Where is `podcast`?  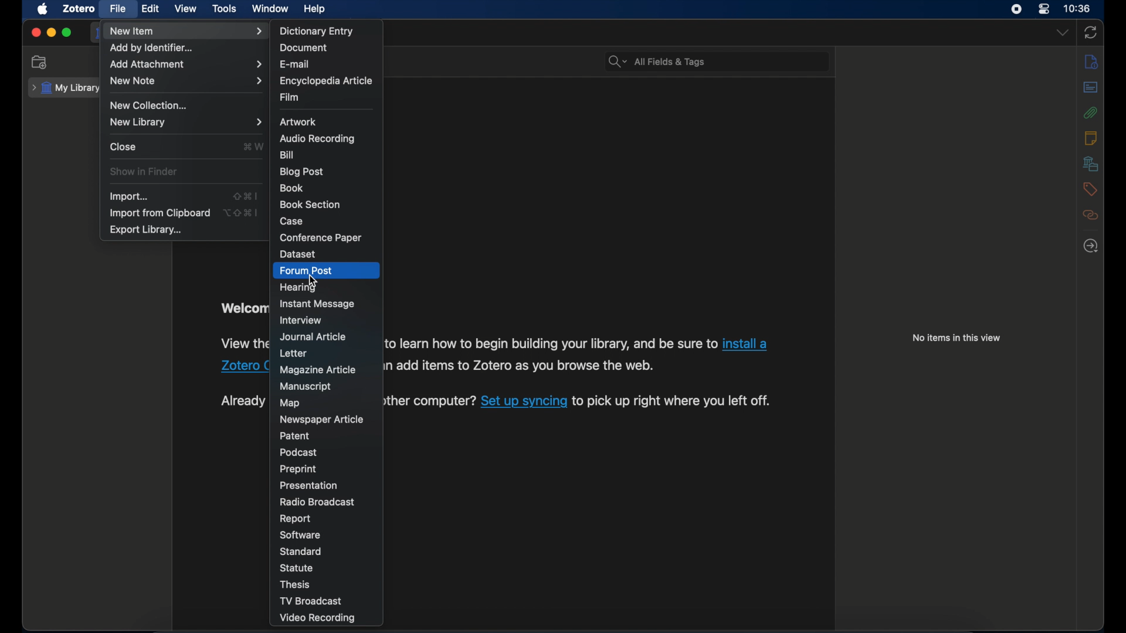
podcast is located at coordinates (299, 452).